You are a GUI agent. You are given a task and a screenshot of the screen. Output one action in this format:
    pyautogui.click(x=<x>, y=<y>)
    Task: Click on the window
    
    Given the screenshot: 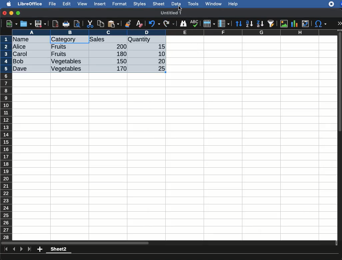 What is the action you would take?
    pyautogui.click(x=213, y=4)
    